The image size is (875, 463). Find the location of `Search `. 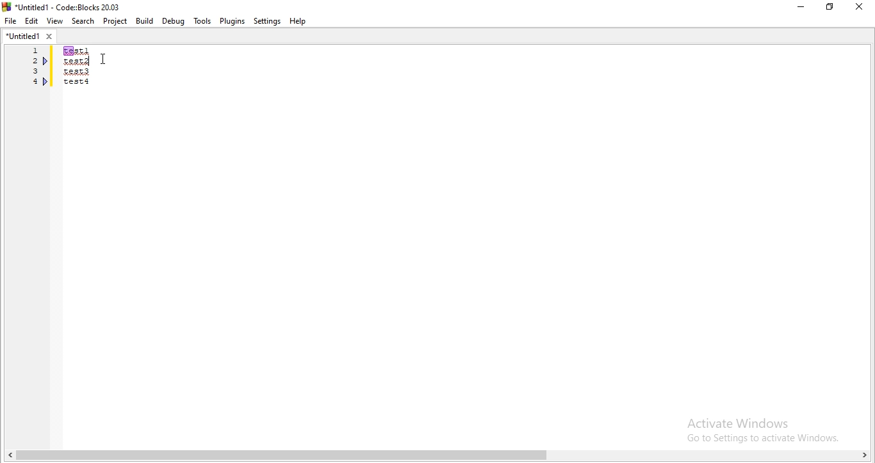

Search  is located at coordinates (81, 20).